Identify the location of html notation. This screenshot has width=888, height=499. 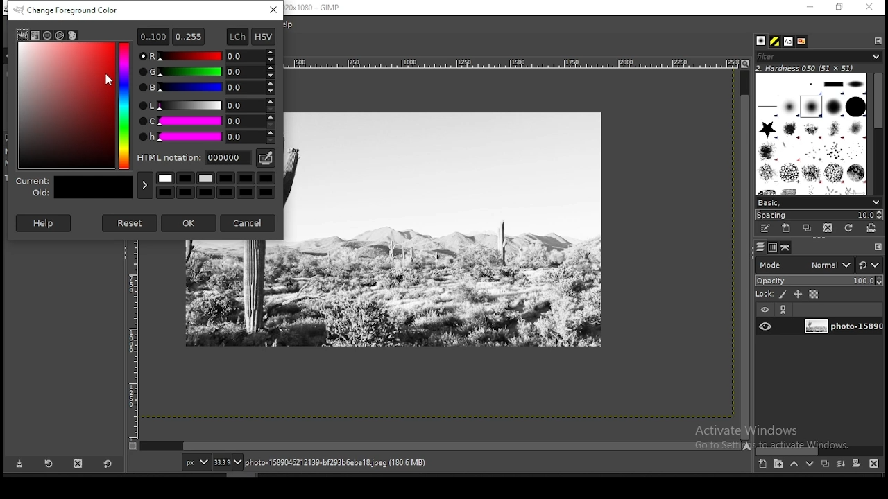
(193, 157).